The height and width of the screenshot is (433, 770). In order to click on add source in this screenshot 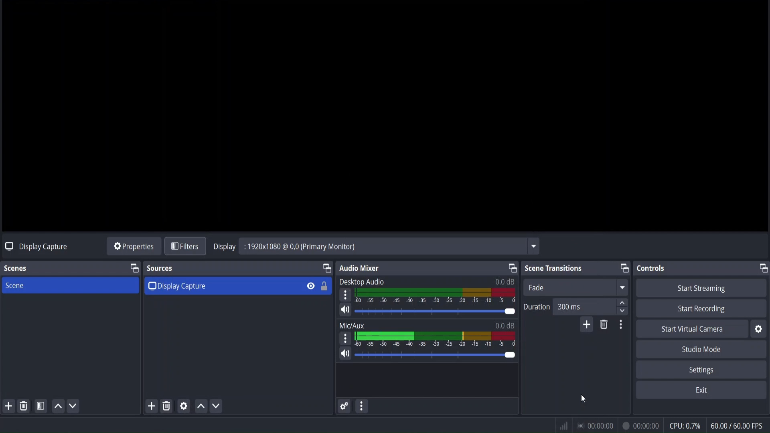, I will do `click(150, 407)`.